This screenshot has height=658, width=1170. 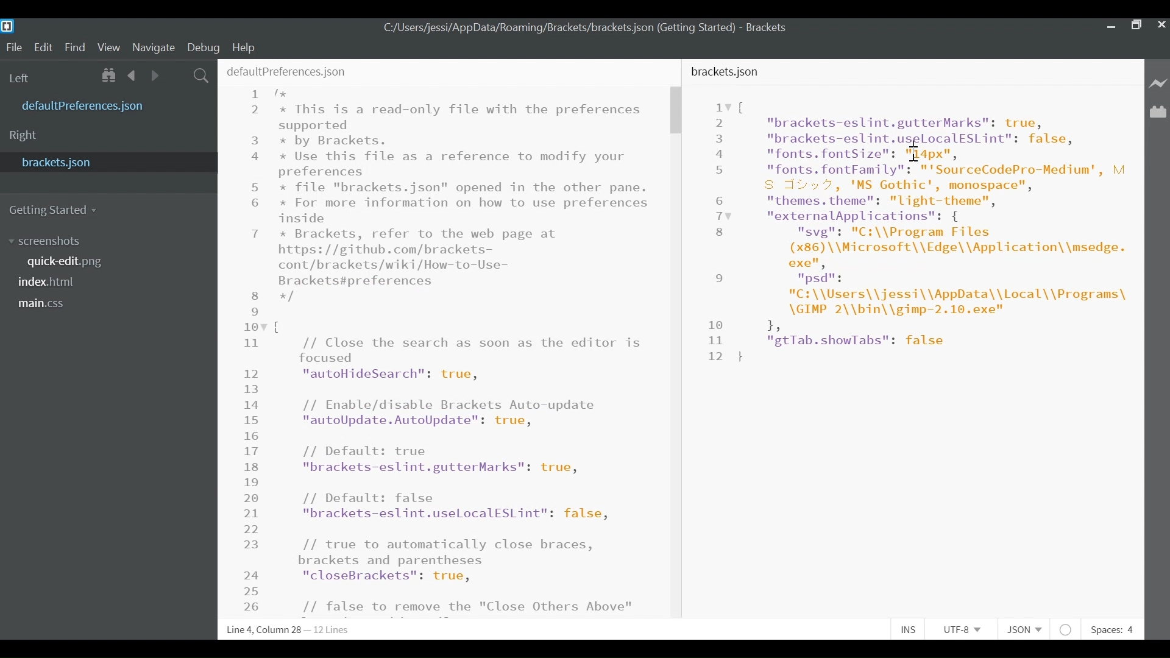 I want to click on quickedit.png, so click(x=75, y=261).